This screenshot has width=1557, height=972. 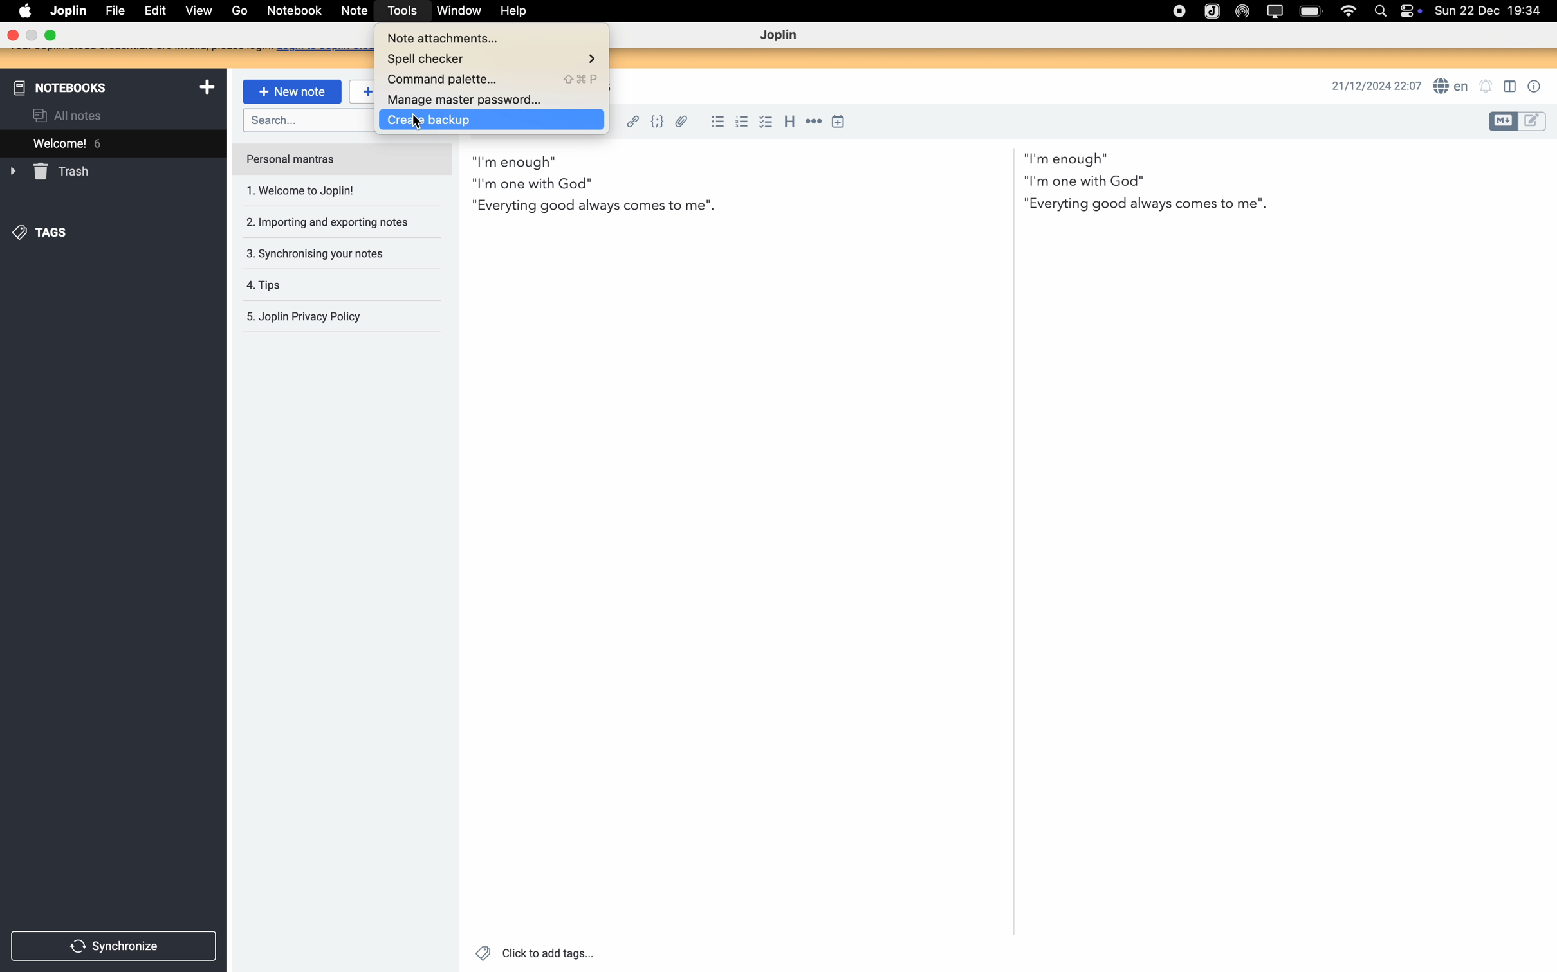 I want to click on set notifications, so click(x=1488, y=85).